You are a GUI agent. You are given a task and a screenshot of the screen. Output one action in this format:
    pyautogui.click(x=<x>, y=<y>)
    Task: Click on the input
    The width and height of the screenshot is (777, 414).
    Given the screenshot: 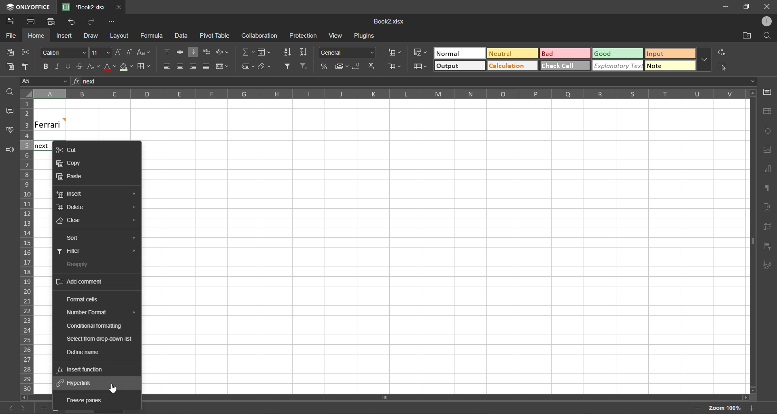 What is the action you would take?
    pyautogui.click(x=667, y=53)
    